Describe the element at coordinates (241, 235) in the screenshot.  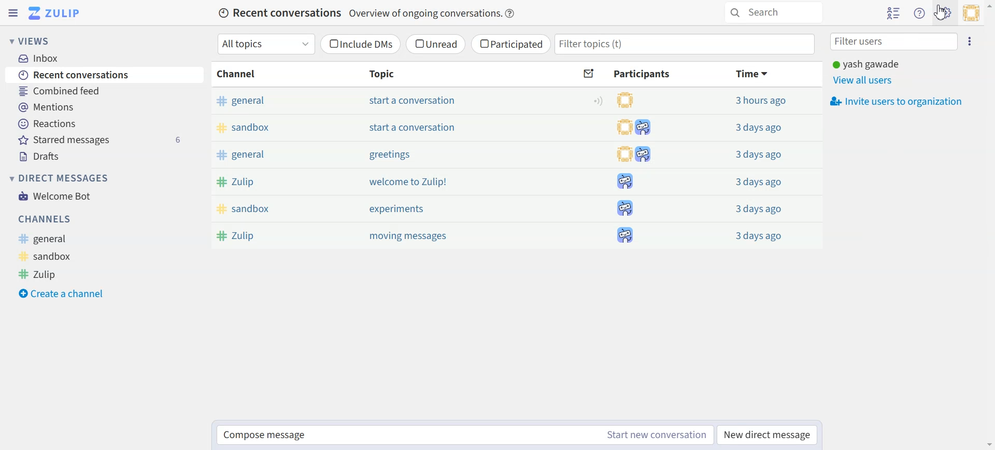
I see `Zulip` at that location.